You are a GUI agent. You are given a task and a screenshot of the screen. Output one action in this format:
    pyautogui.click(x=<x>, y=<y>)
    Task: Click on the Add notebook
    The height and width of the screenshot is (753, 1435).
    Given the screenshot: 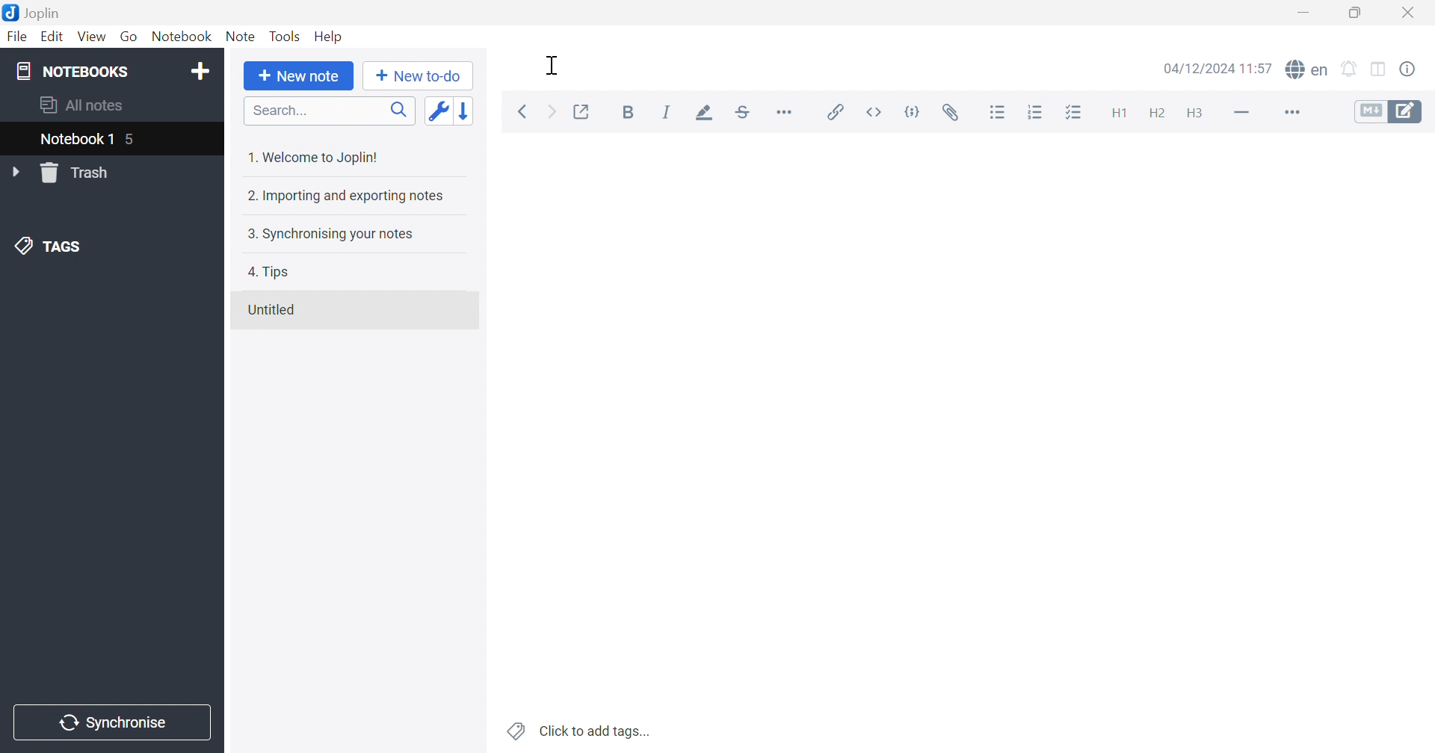 What is the action you would take?
    pyautogui.click(x=203, y=72)
    